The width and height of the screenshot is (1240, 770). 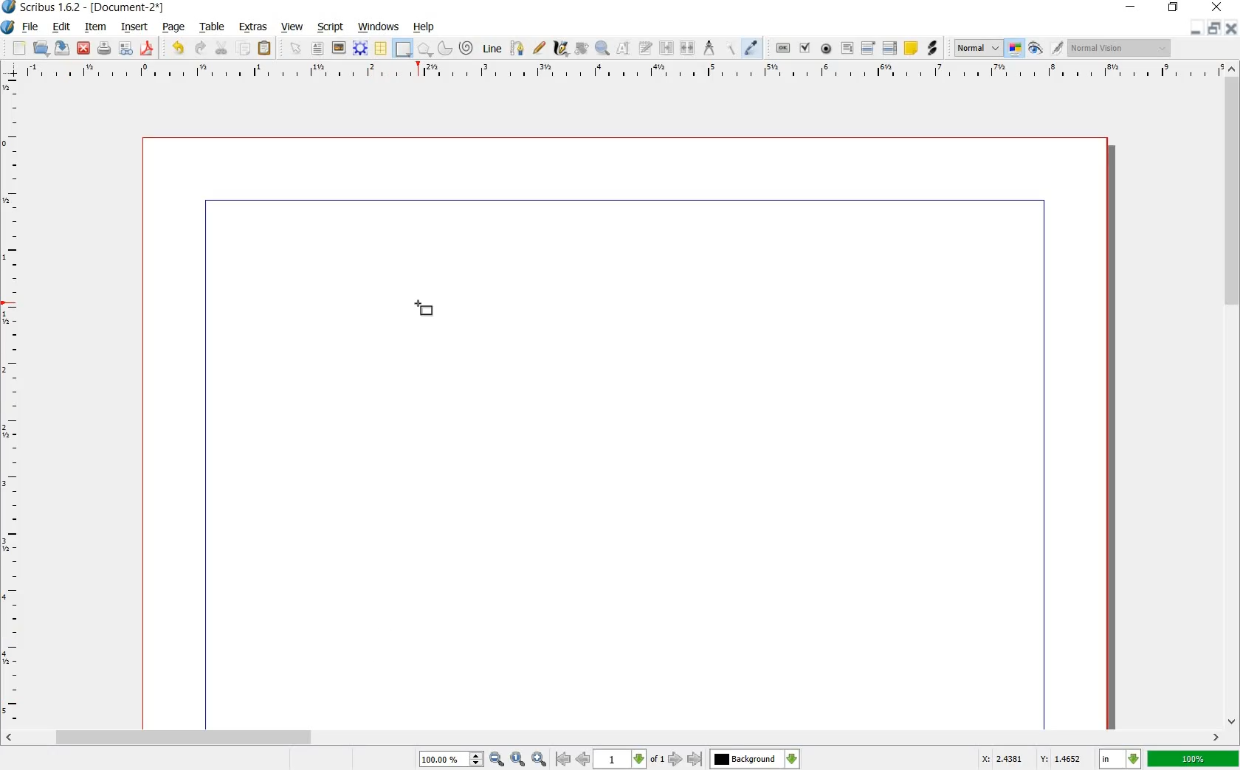 What do you see at coordinates (613, 738) in the screenshot?
I see `SCROLLBAR` at bounding box center [613, 738].